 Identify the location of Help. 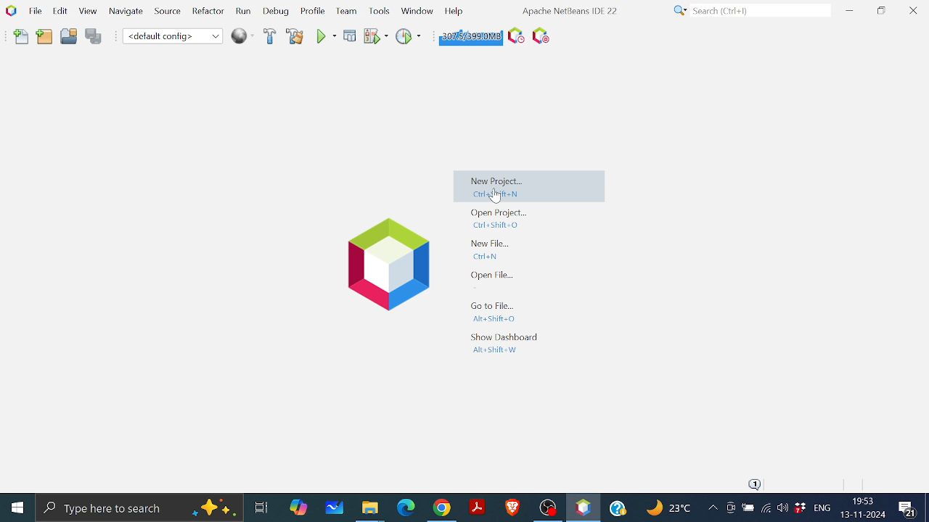
(620, 506).